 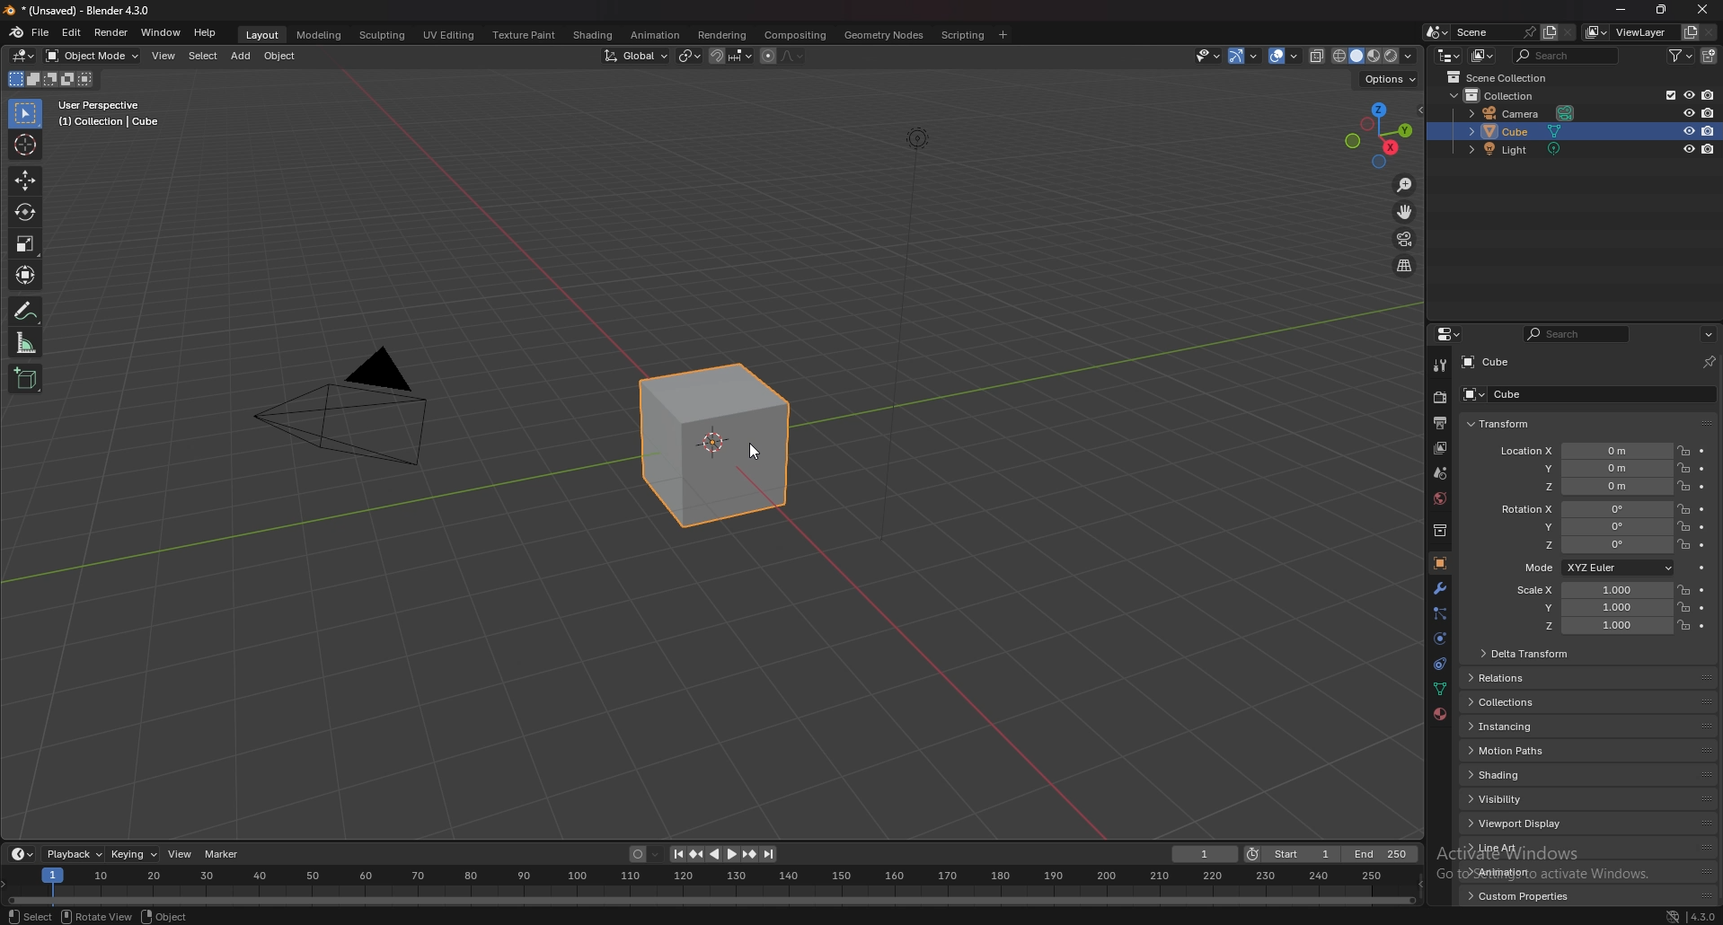 I want to click on location y, so click(x=1583, y=468).